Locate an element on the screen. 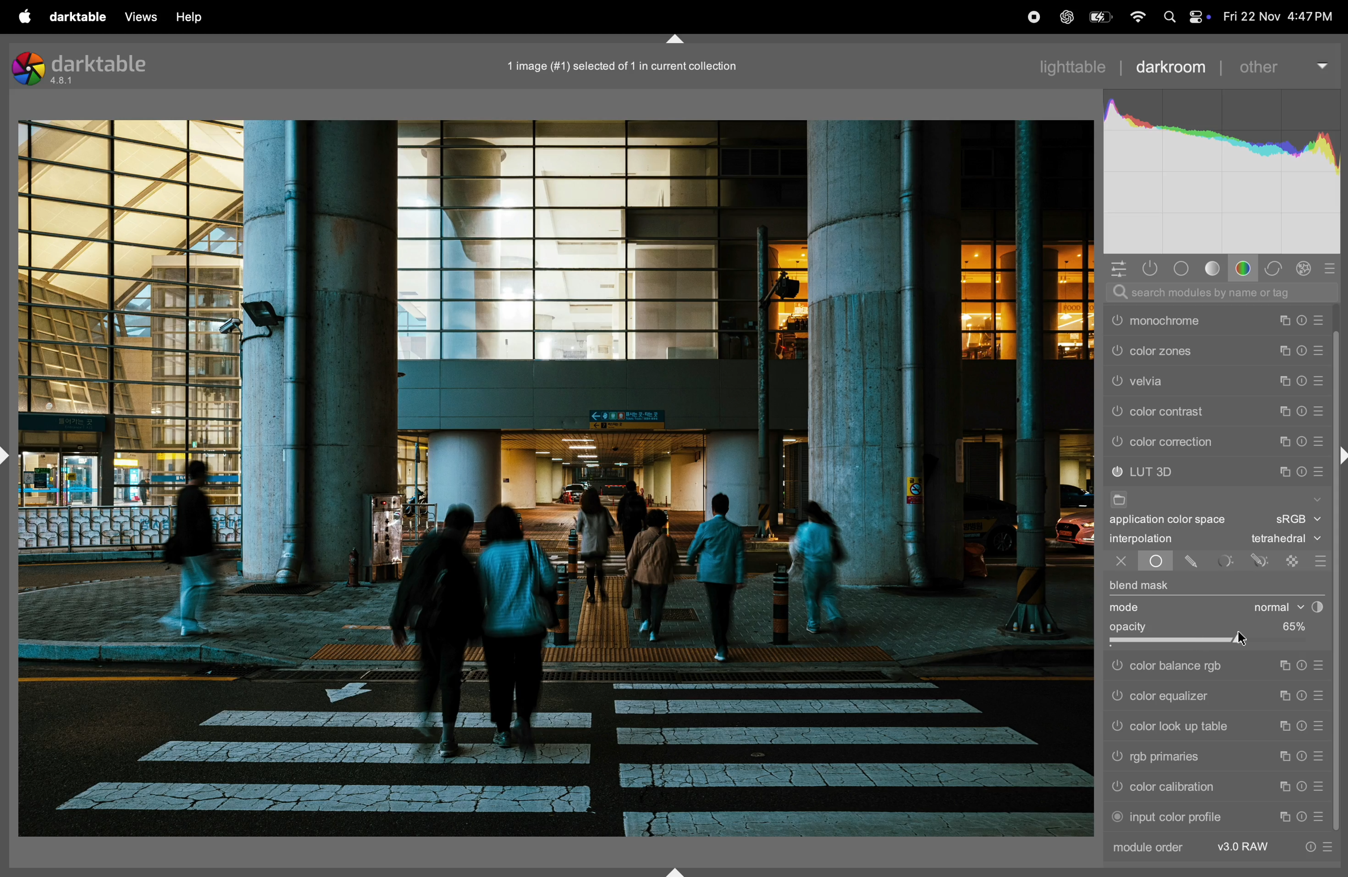  rgb primaries is located at coordinates (1183, 756).